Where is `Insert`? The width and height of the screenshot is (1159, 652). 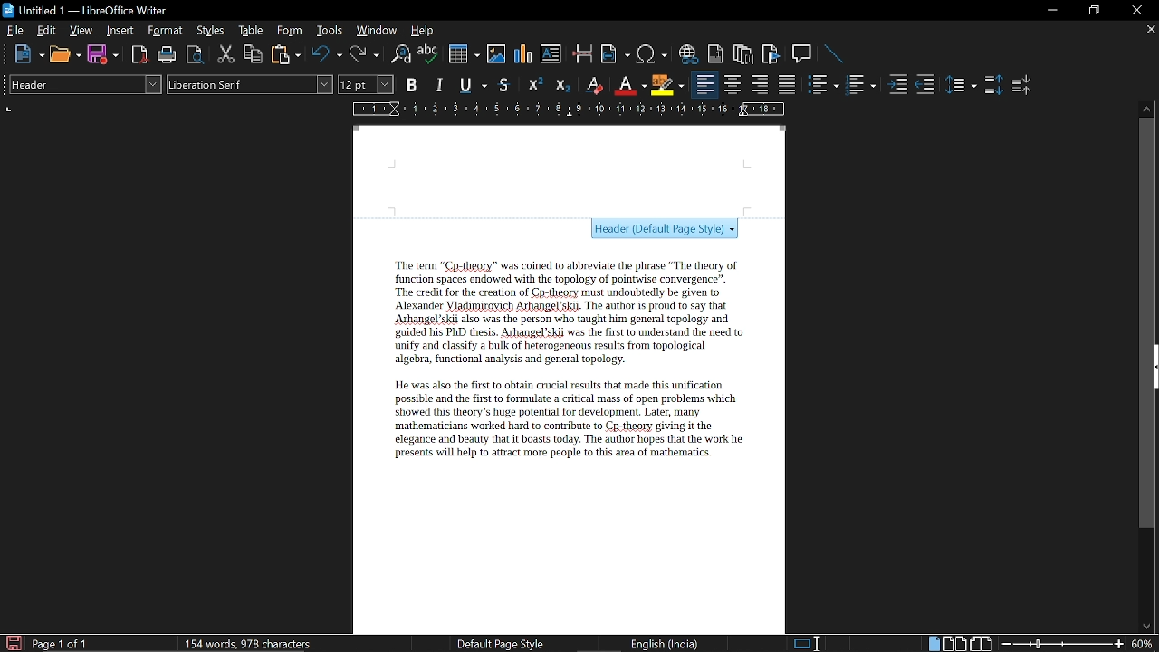
Insert is located at coordinates (124, 30).